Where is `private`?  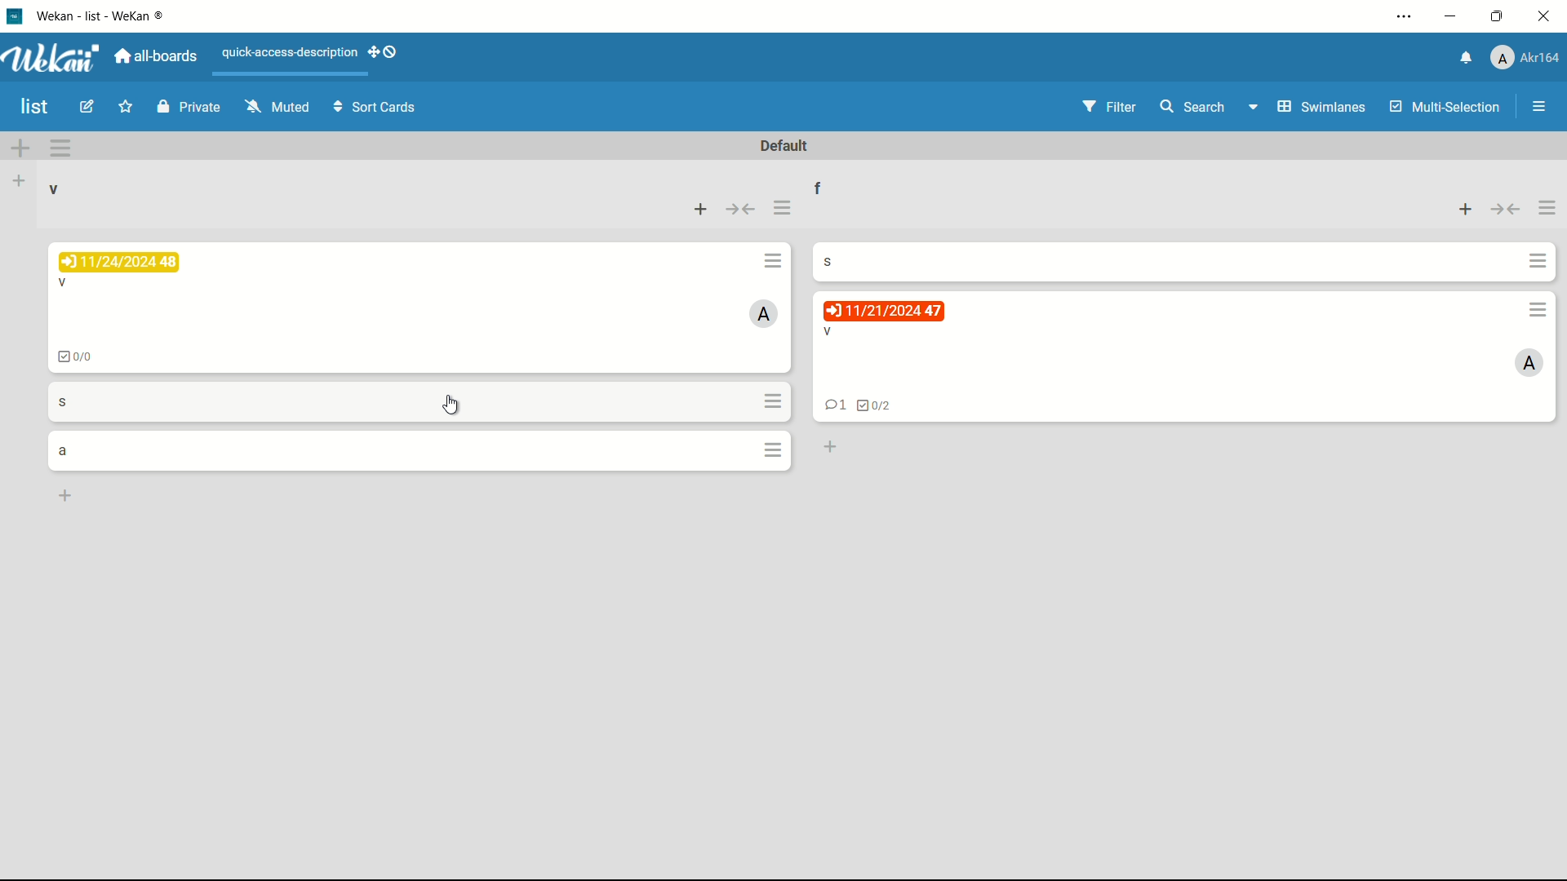
private is located at coordinates (188, 106).